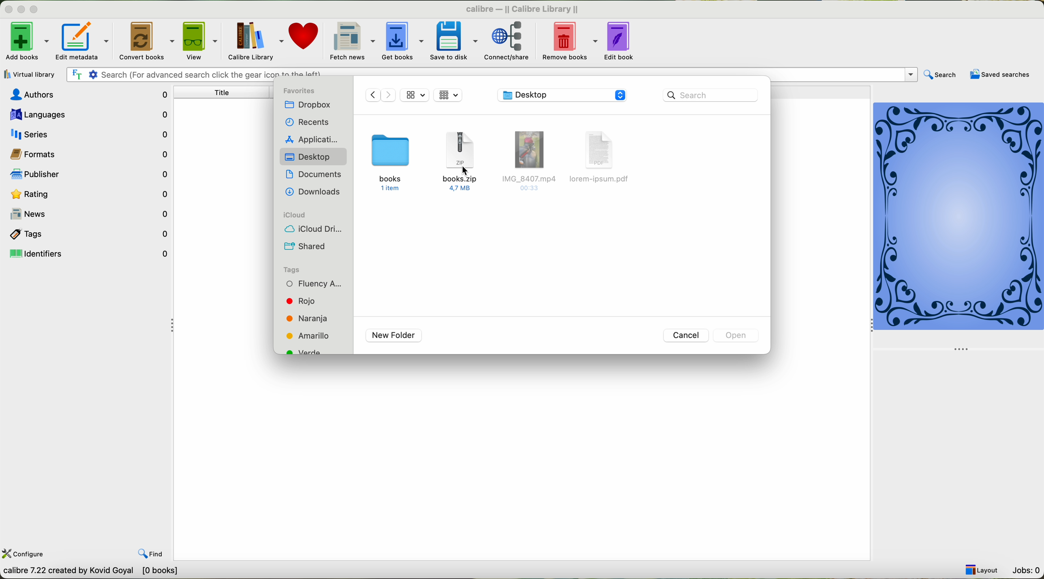 Image resolution: width=1044 pixels, height=579 pixels. What do you see at coordinates (451, 96) in the screenshot?
I see `icon` at bounding box center [451, 96].